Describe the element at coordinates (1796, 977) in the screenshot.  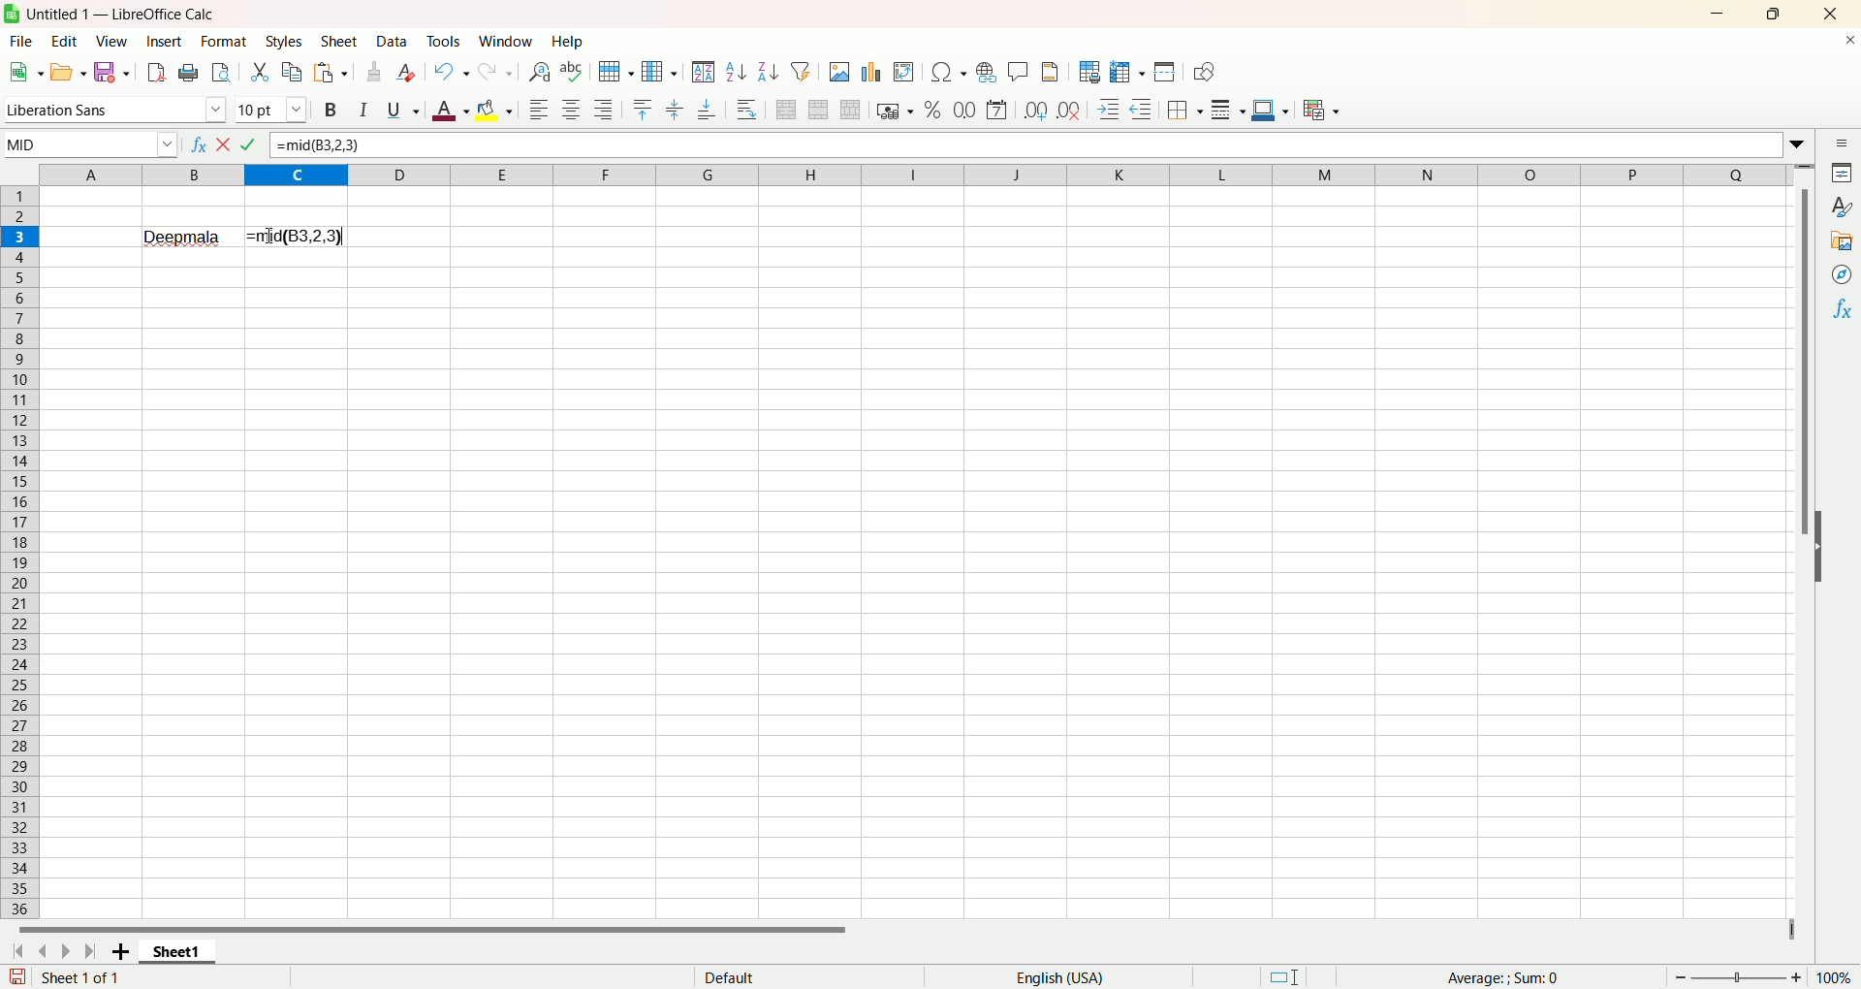
I see `Zoom in` at that location.